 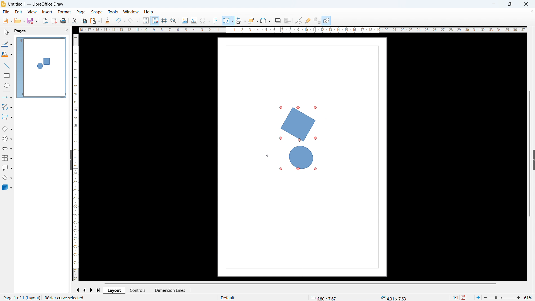 What do you see at coordinates (265, 20) in the screenshot?
I see `Select at least three objects to distribute ` at bounding box center [265, 20].